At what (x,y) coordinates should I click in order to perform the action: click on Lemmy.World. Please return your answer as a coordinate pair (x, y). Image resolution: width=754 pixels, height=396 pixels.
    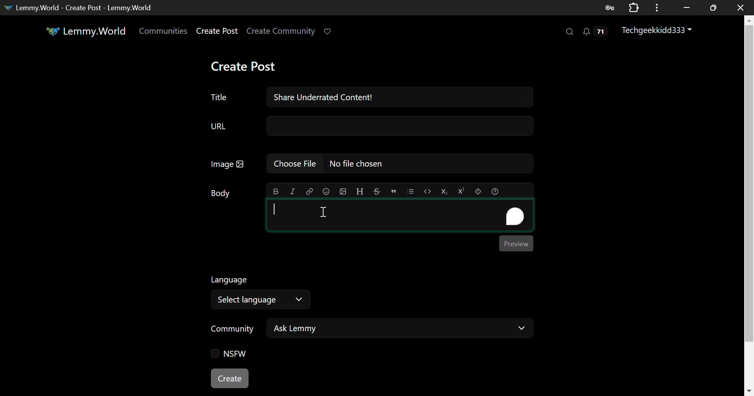
    Looking at the image, I should click on (87, 31).